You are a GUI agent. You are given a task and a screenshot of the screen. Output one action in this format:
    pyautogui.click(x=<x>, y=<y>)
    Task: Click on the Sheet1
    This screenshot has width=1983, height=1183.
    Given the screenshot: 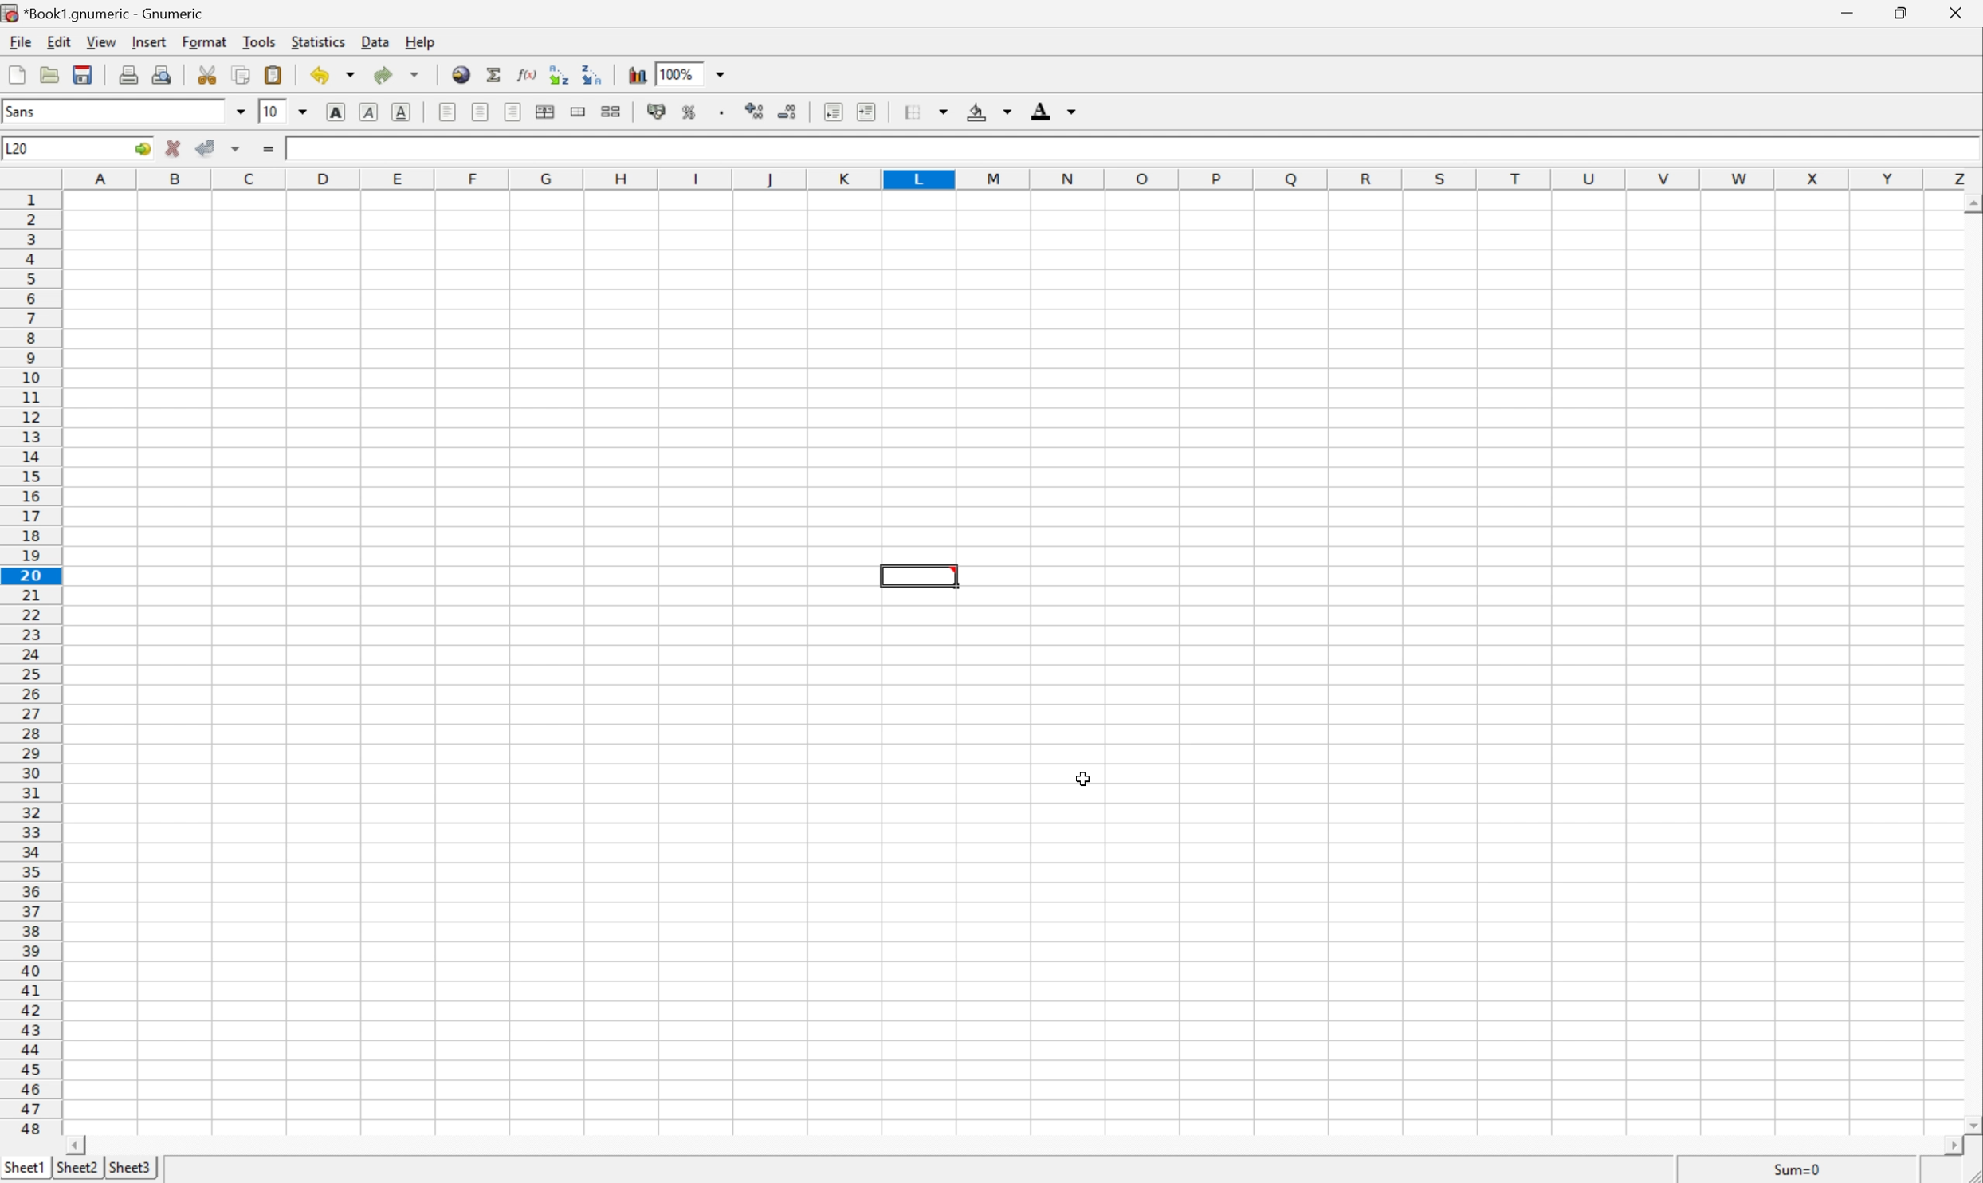 What is the action you would take?
    pyautogui.click(x=26, y=1168)
    